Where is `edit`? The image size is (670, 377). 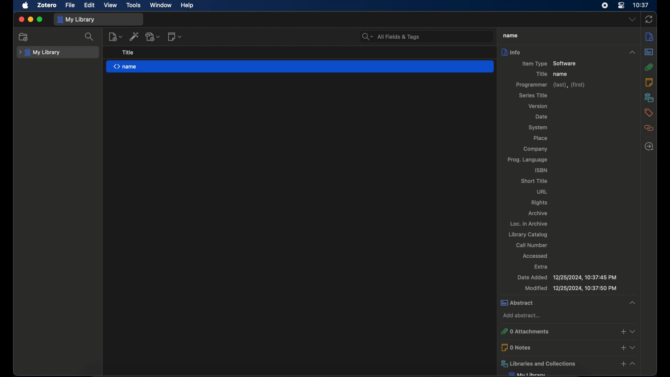 edit is located at coordinates (89, 6).